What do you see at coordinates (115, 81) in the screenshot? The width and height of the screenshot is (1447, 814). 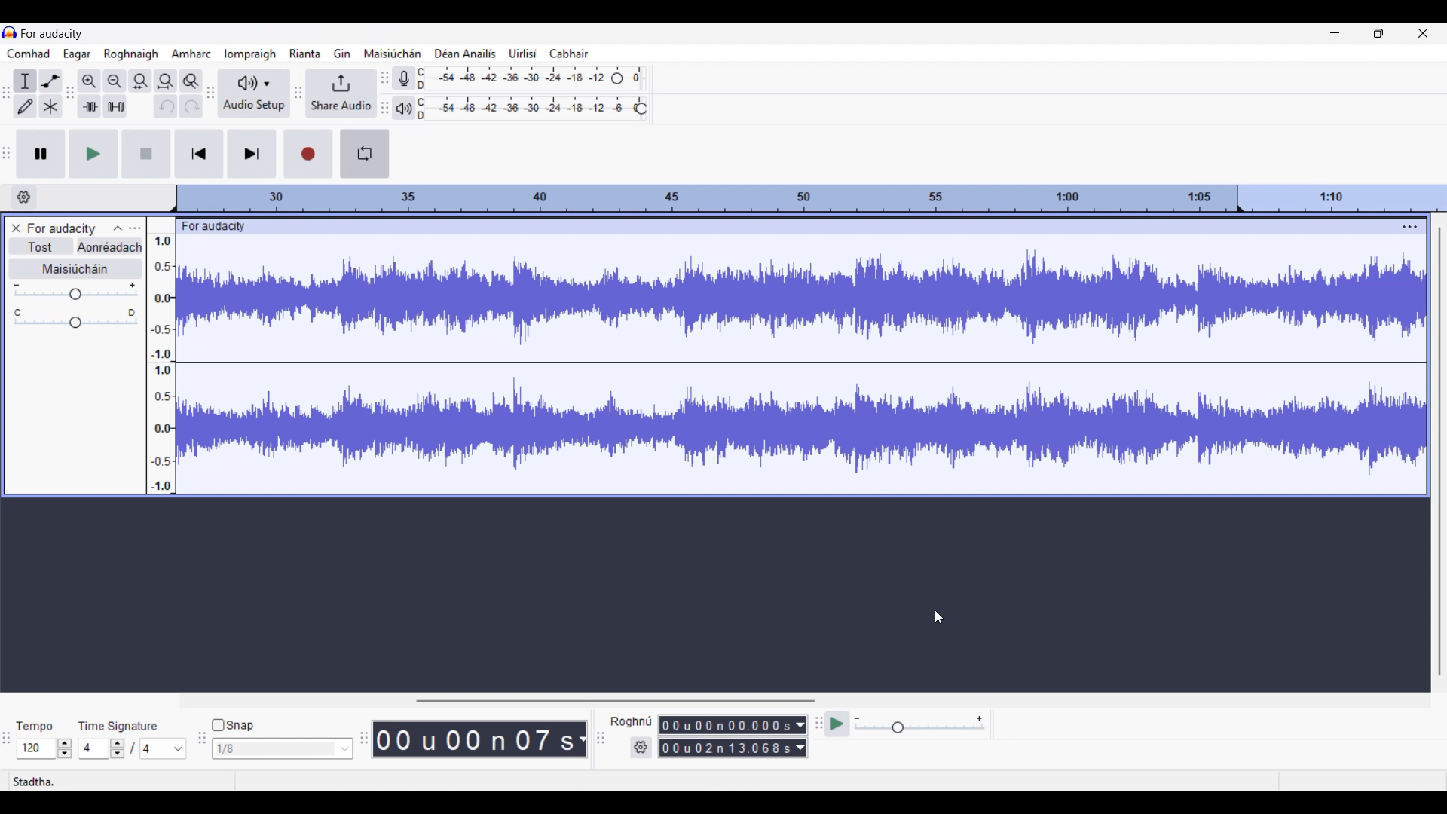 I see `Zoom out` at bounding box center [115, 81].